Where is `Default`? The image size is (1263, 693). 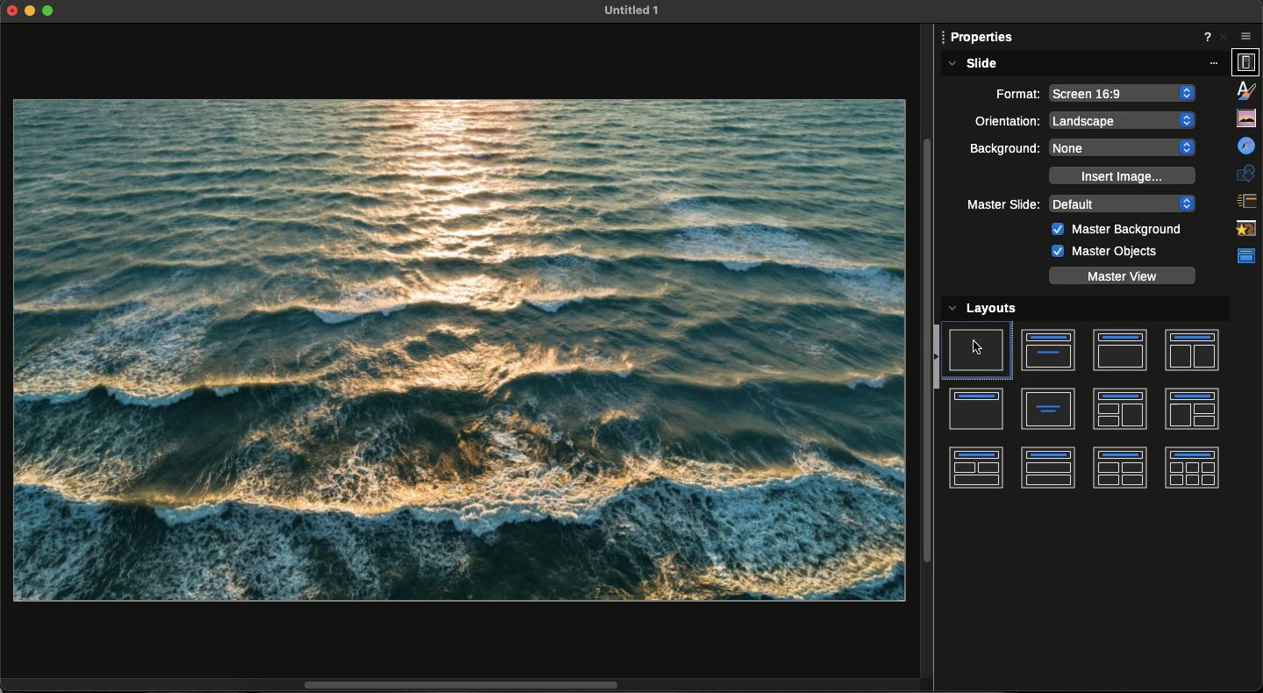
Default is located at coordinates (1123, 204).